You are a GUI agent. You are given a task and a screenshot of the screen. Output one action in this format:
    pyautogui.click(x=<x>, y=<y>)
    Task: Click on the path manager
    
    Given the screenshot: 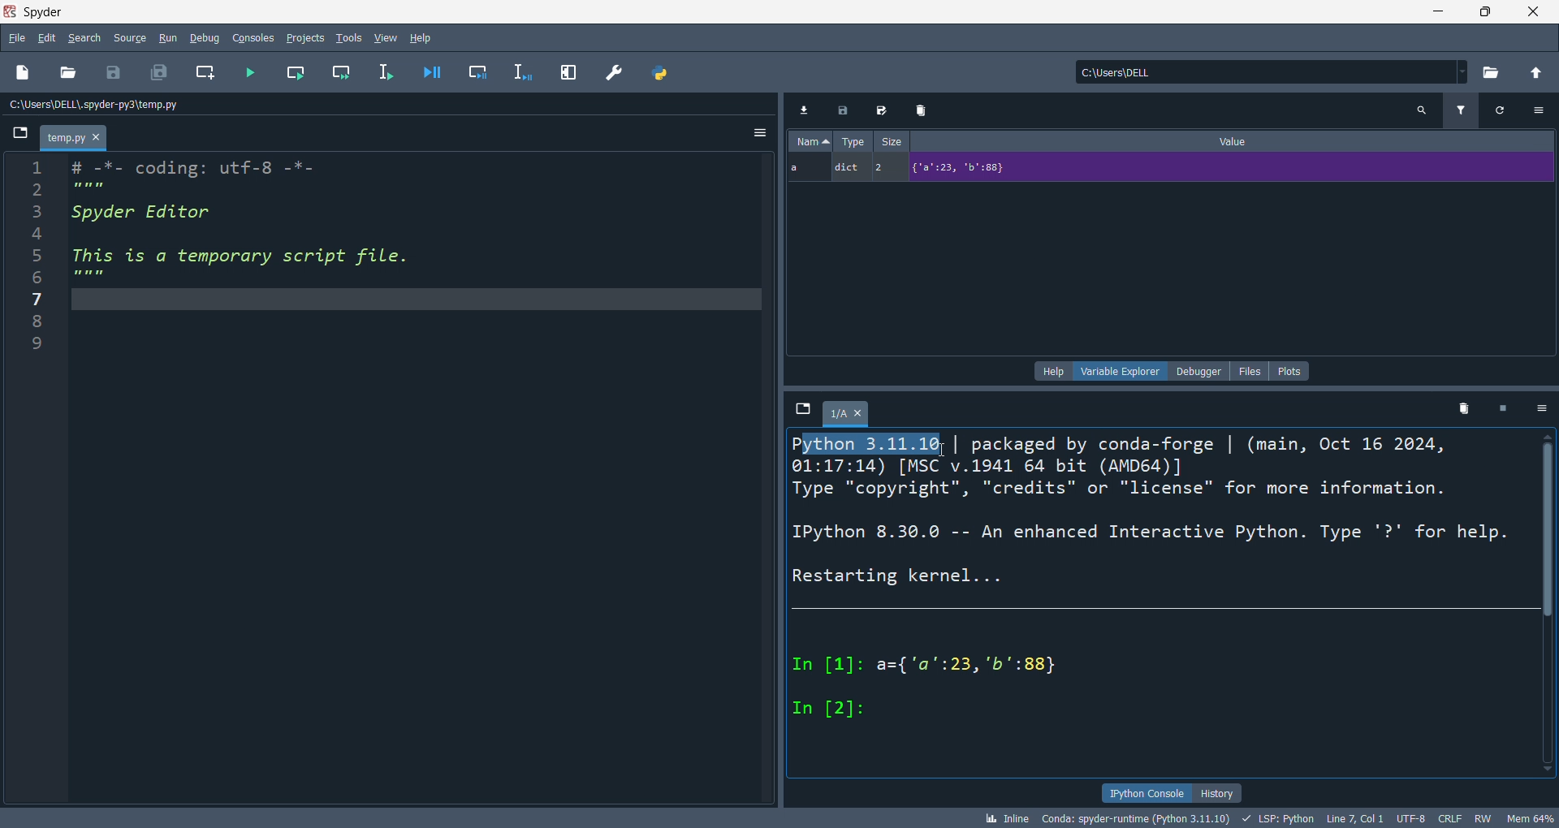 What is the action you would take?
    pyautogui.click(x=662, y=74)
    